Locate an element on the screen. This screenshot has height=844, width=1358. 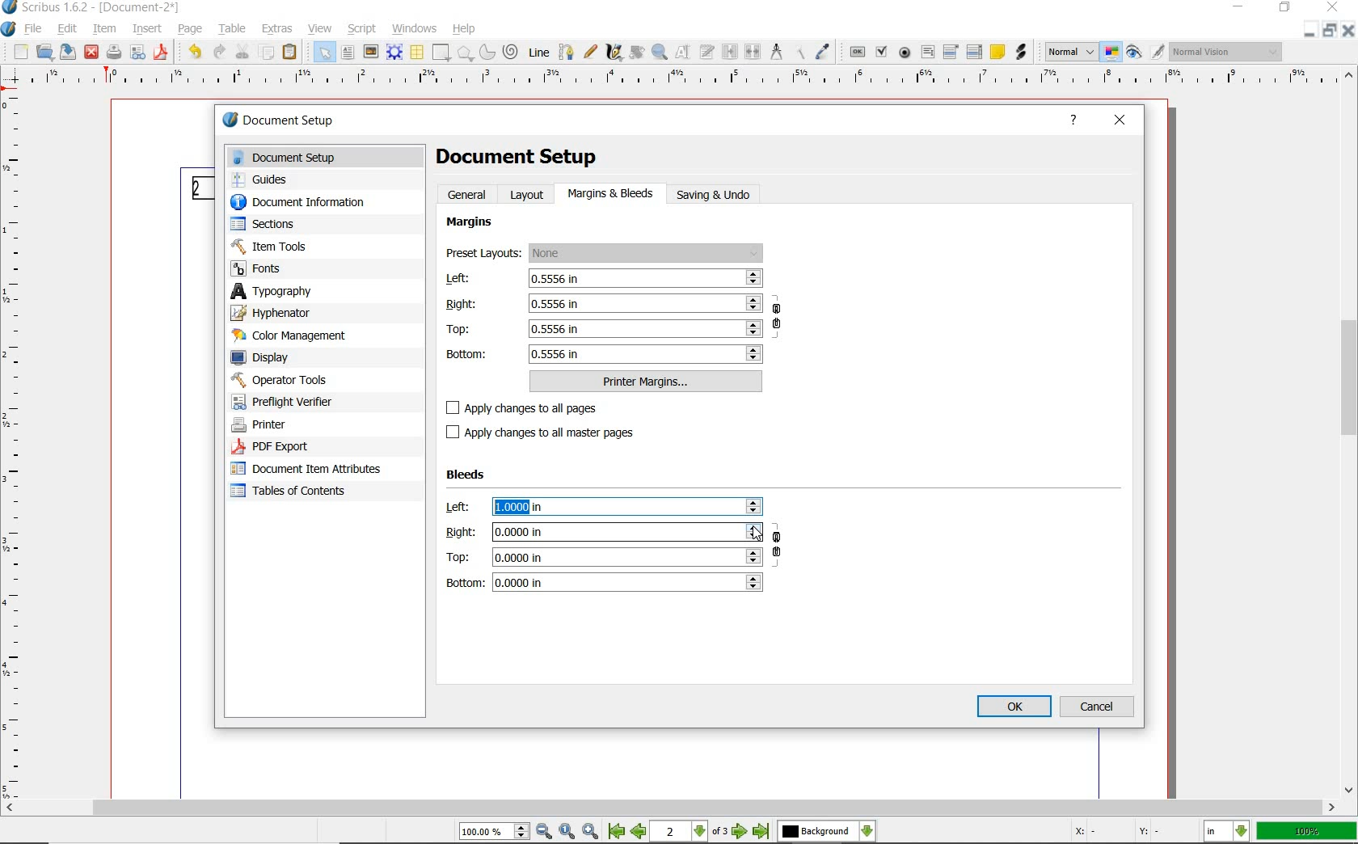
shape is located at coordinates (440, 53).